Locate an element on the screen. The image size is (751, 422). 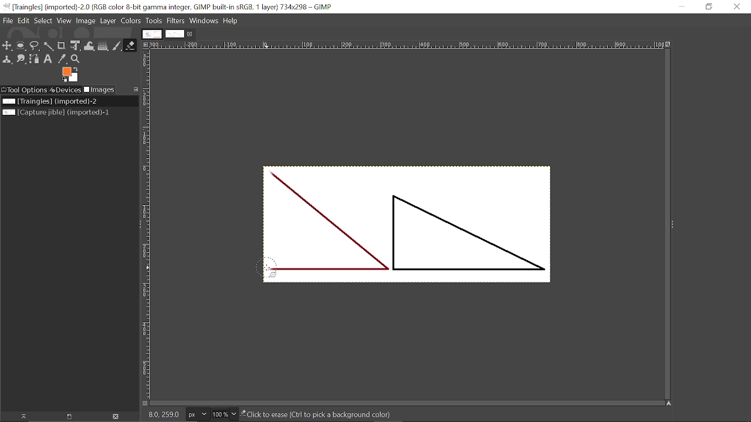
Configure this tab is located at coordinates (134, 90).